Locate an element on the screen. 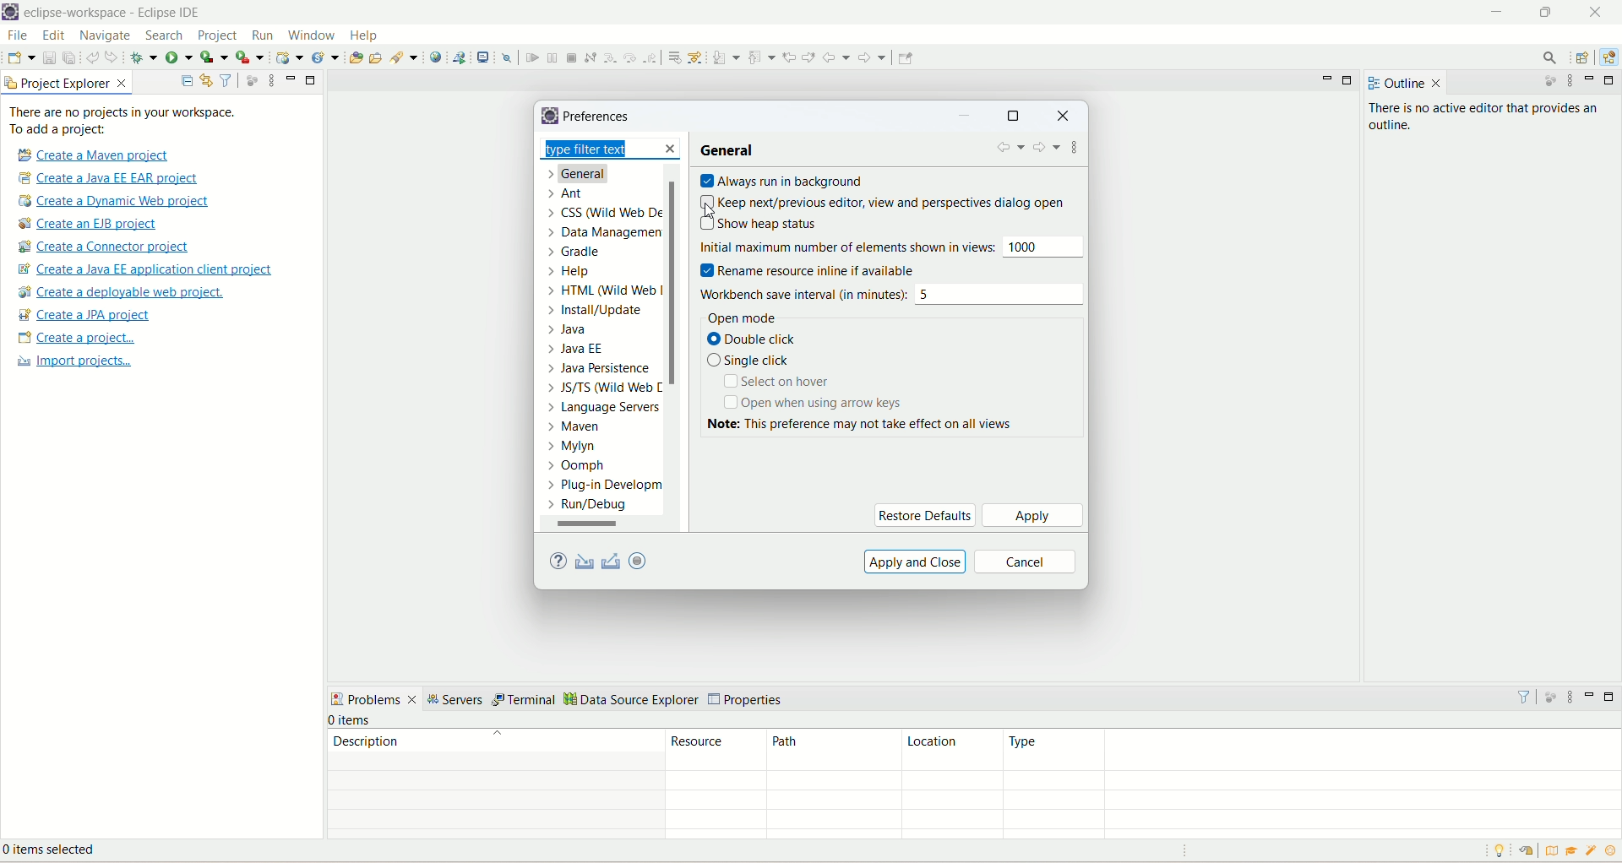 The height and width of the screenshot is (863, 1622). navigate is located at coordinates (108, 36).